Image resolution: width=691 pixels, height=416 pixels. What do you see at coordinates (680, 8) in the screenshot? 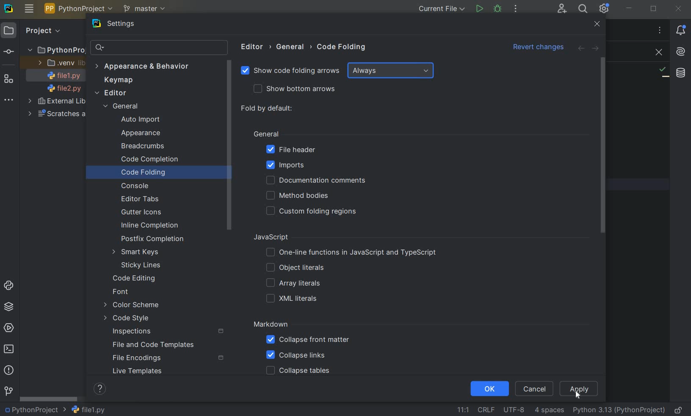
I see `CLOSE` at bounding box center [680, 8].